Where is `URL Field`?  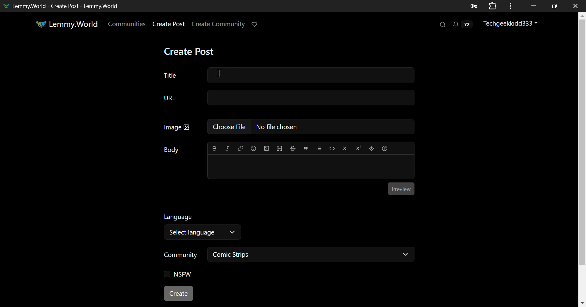 URL Field is located at coordinates (287, 98).